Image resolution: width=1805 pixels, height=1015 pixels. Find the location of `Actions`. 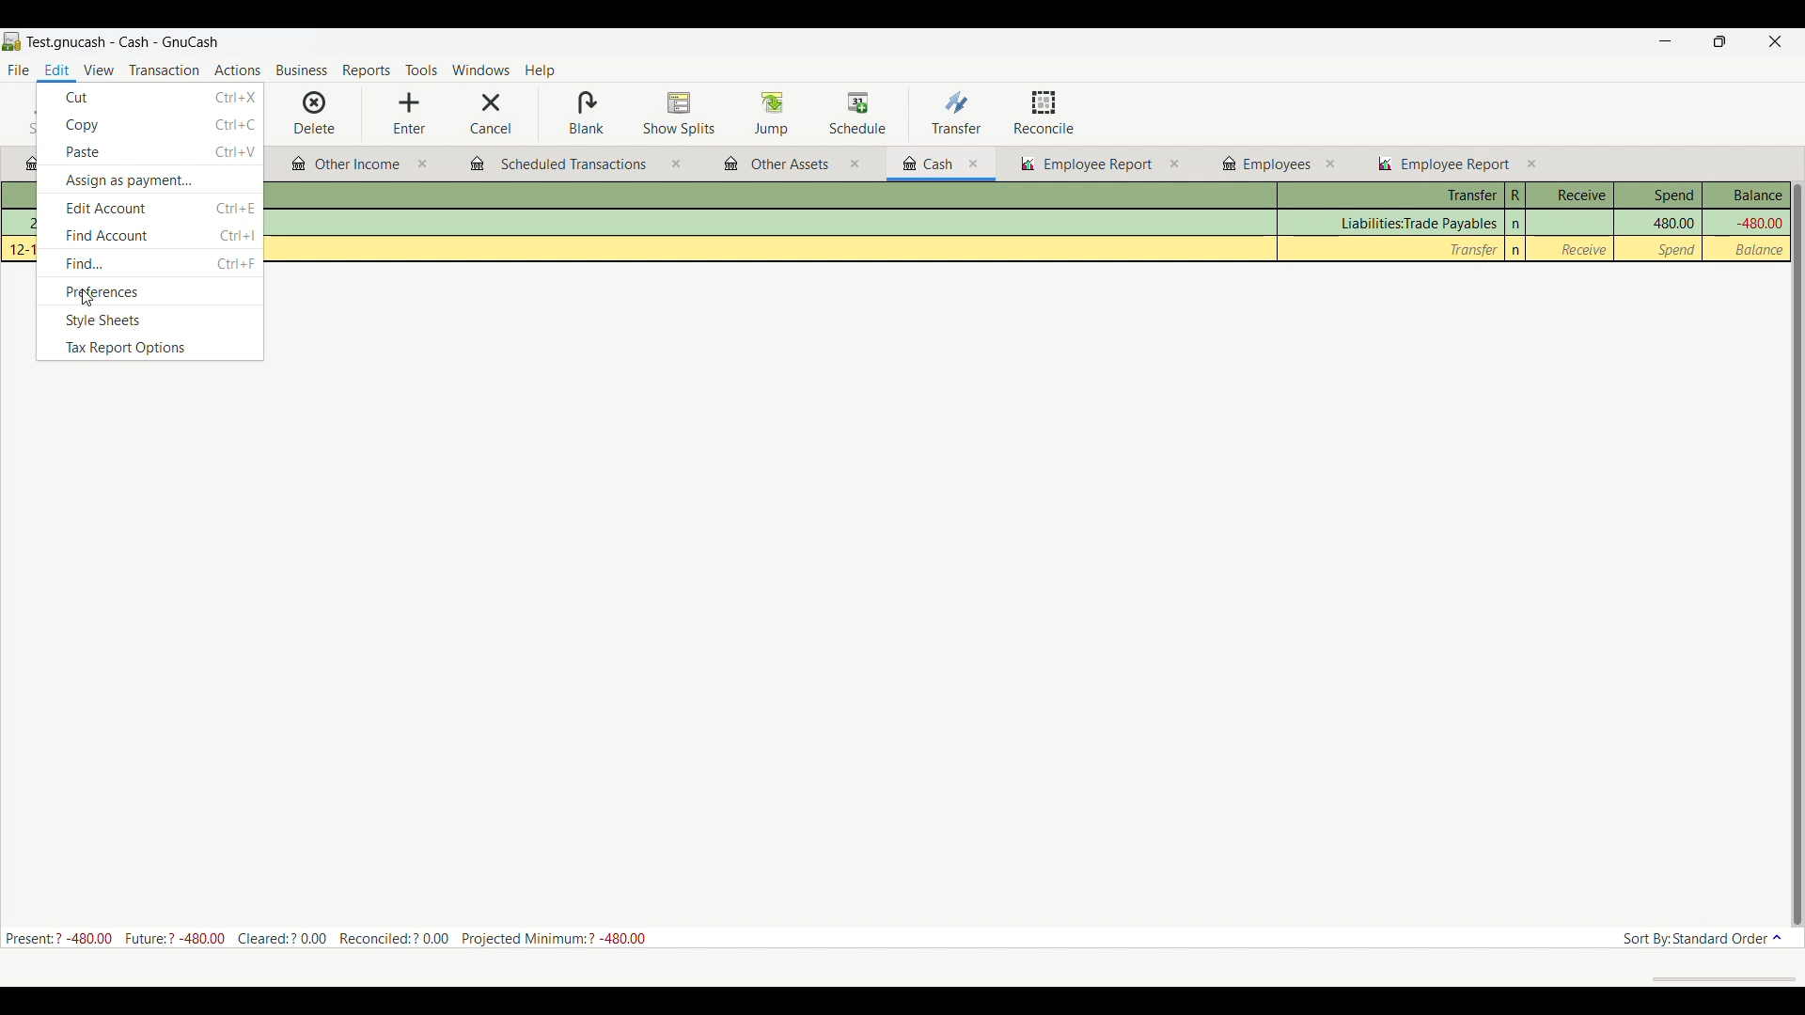

Actions is located at coordinates (239, 69).